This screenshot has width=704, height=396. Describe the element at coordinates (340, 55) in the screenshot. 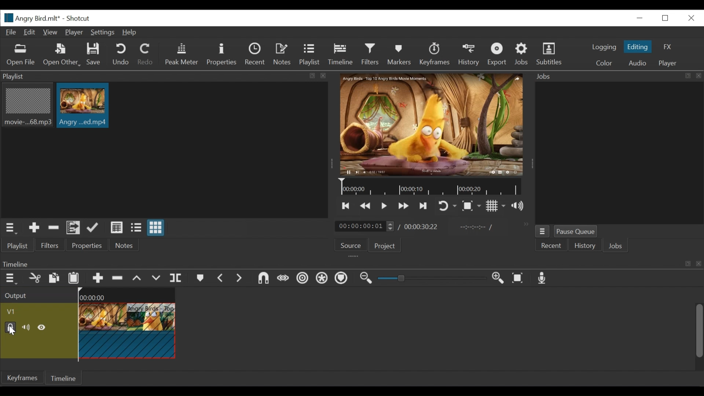

I see `Timeline` at that location.